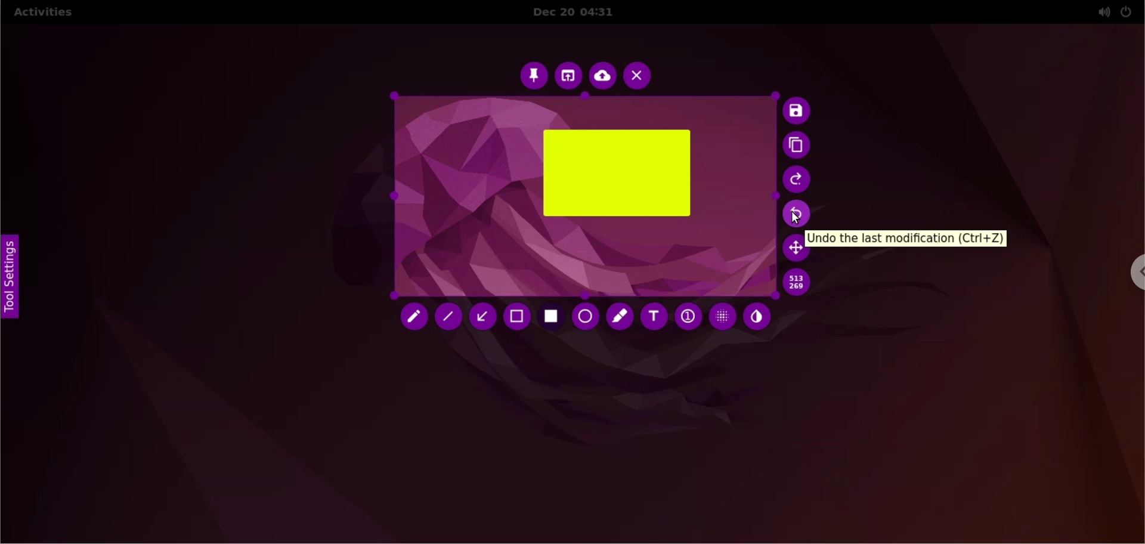 The image size is (1145, 544). Describe the element at coordinates (655, 319) in the screenshot. I see `add text` at that location.